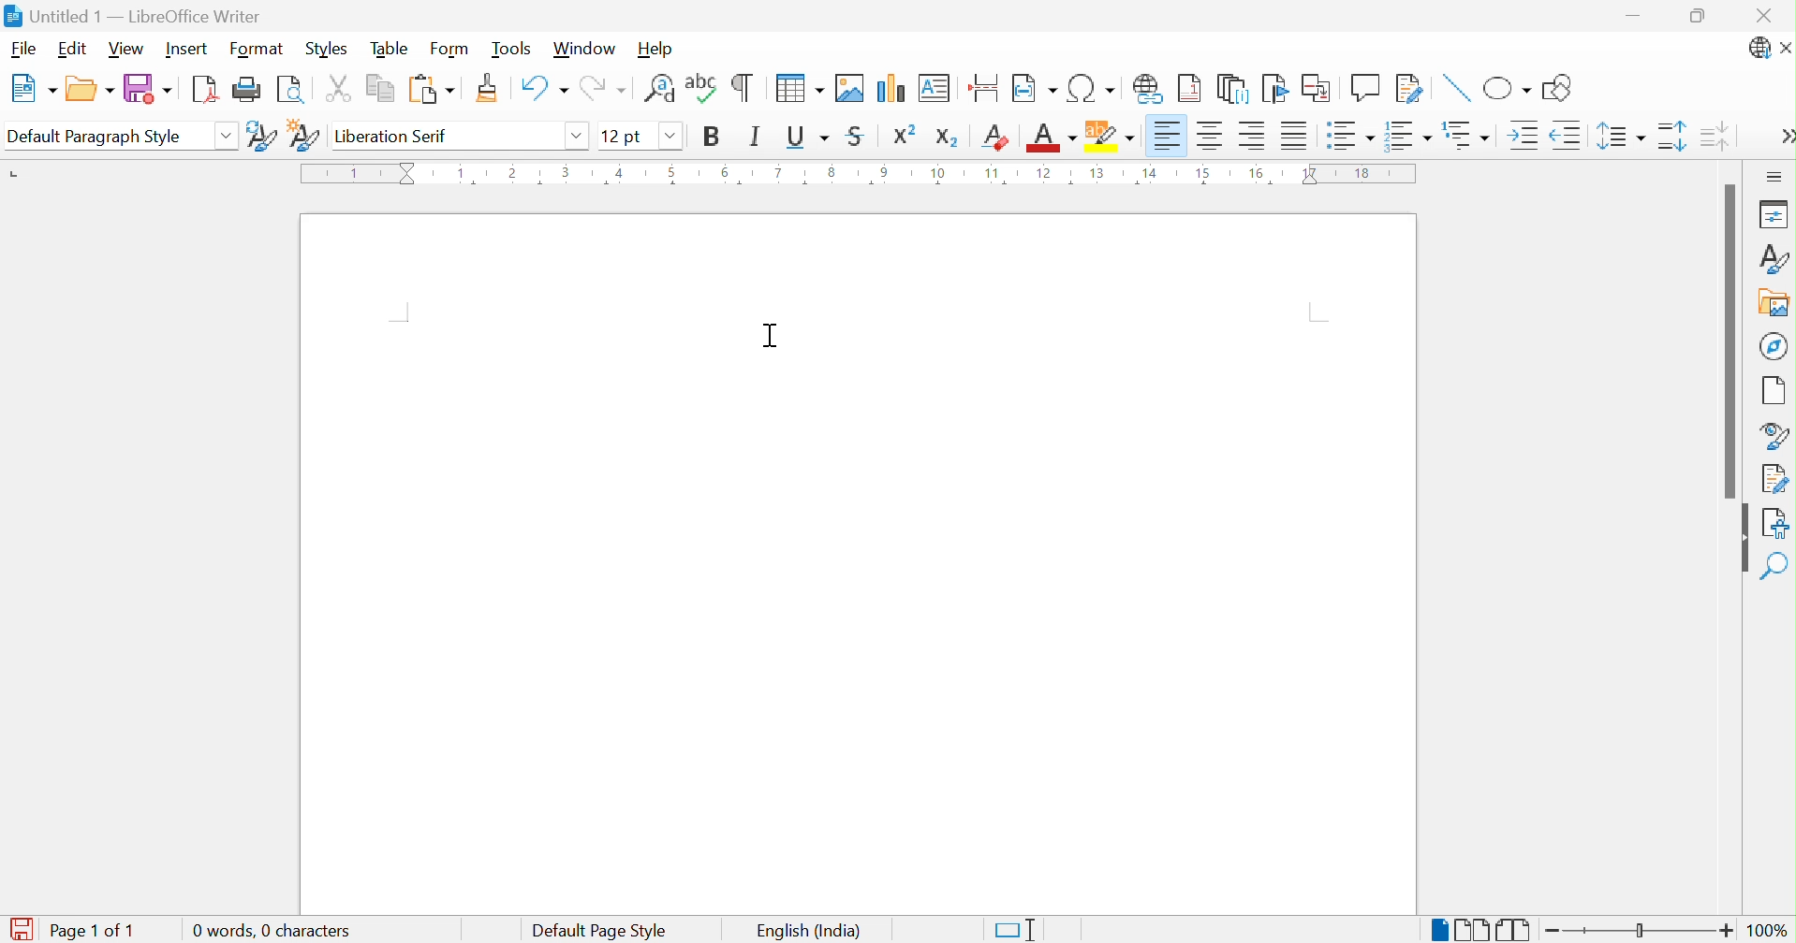 The image size is (1796, 943). I want to click on Properties, so click(1775, 216).